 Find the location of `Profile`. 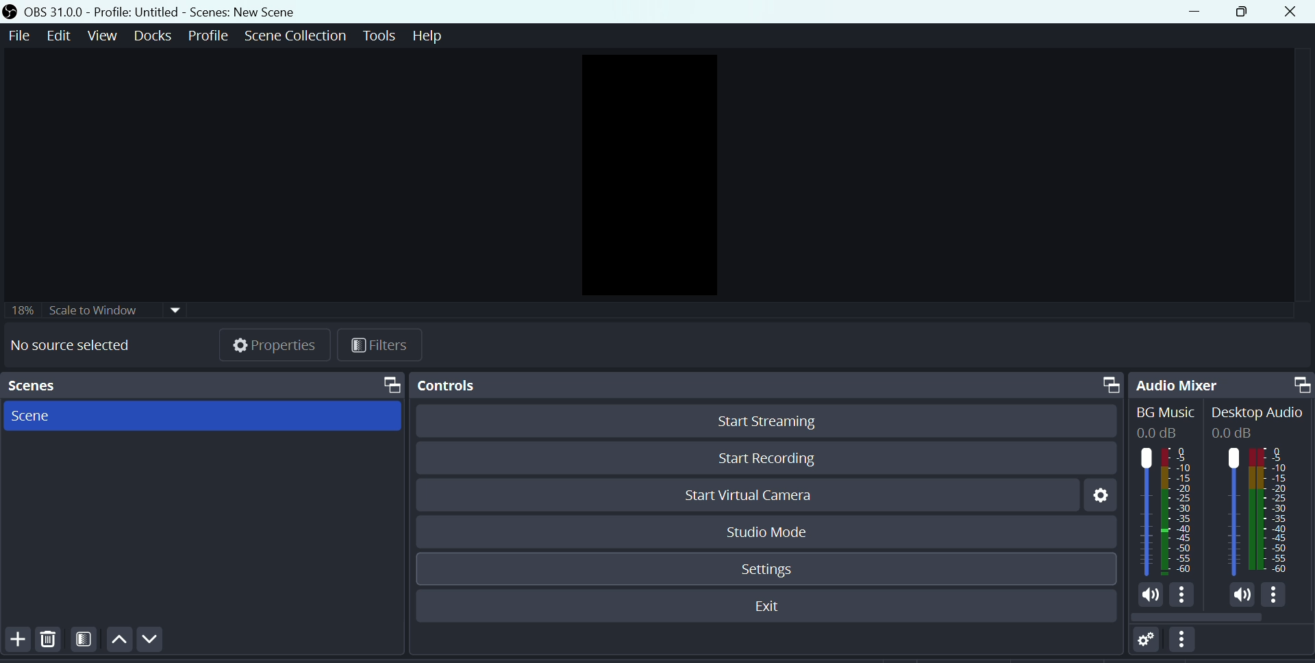

Profile is located at coordinates (206, 38).